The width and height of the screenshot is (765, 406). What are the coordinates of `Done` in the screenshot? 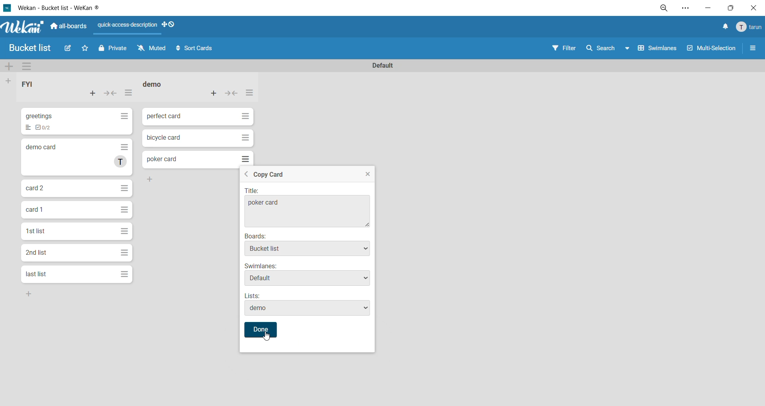 It's located at (261, 330).